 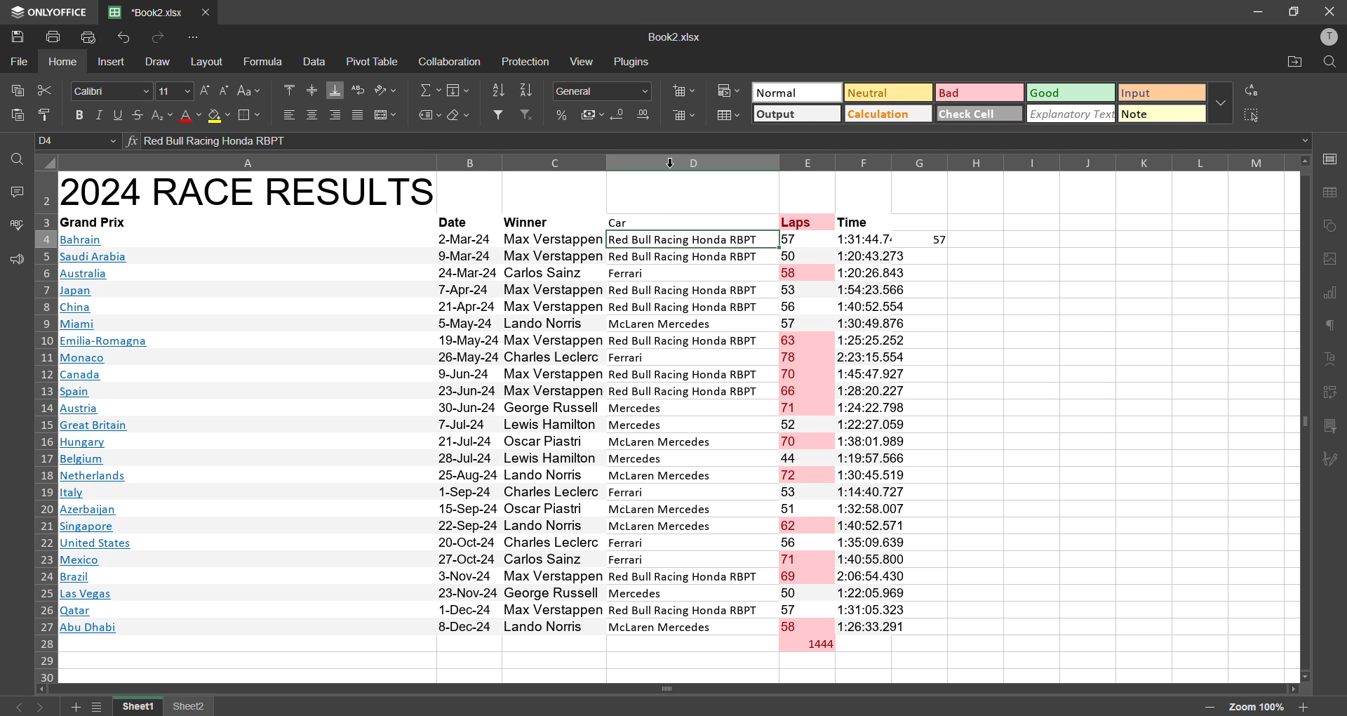 What do you see at coordinates (15, 227) in the screenshot?
I see `spellcheck` at bounding box center [15, 227].